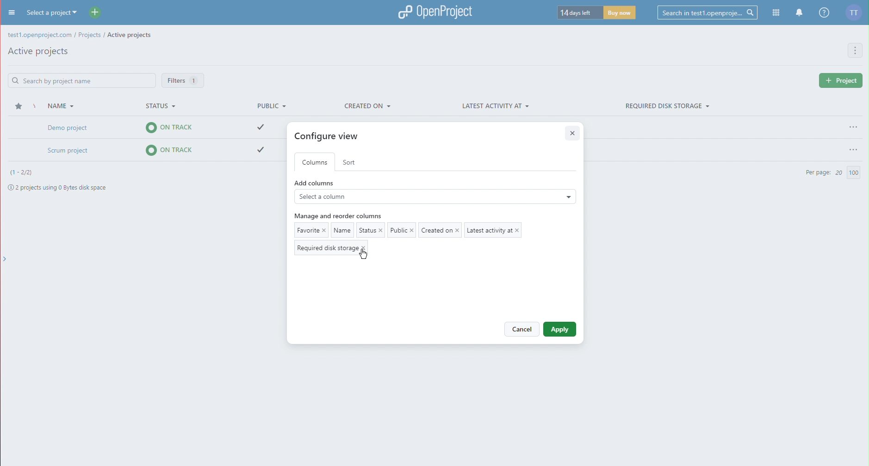 The width and height of the screenshot is (869, 466). I want to click on Cursor, so click(363, 257).